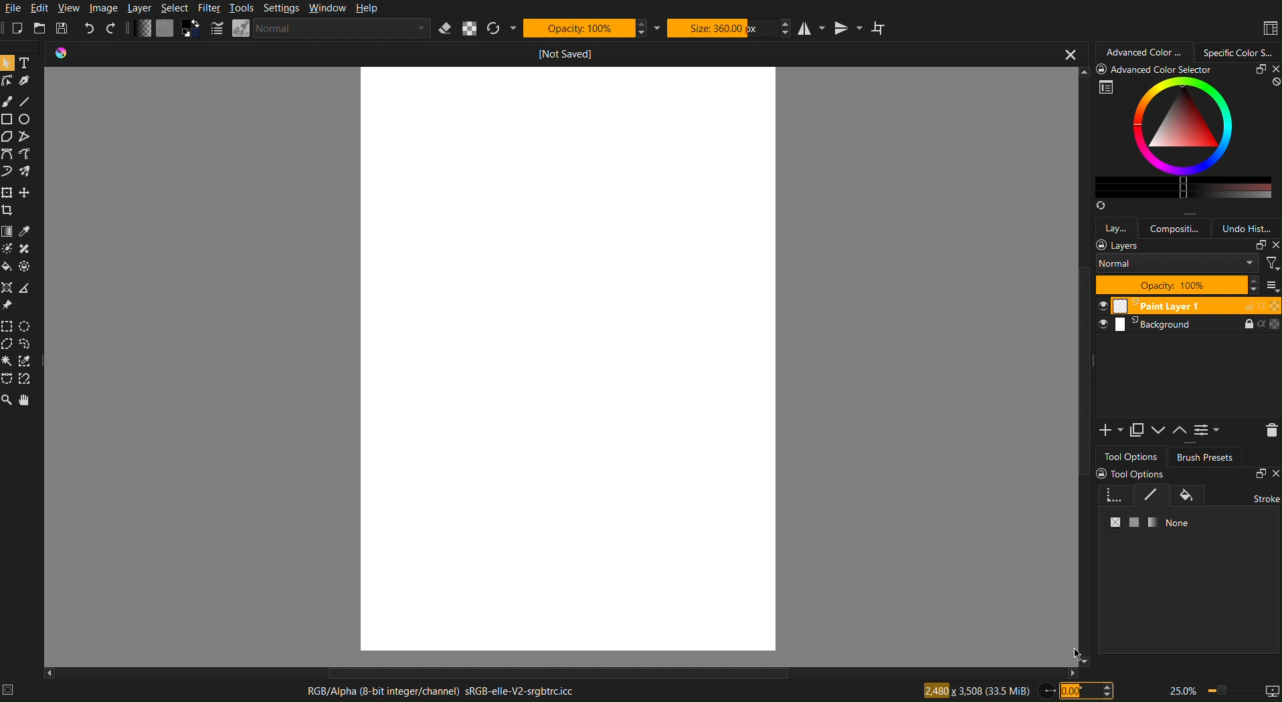  I want to click on vanishing Point Assistant Tool, so click(7, 287).